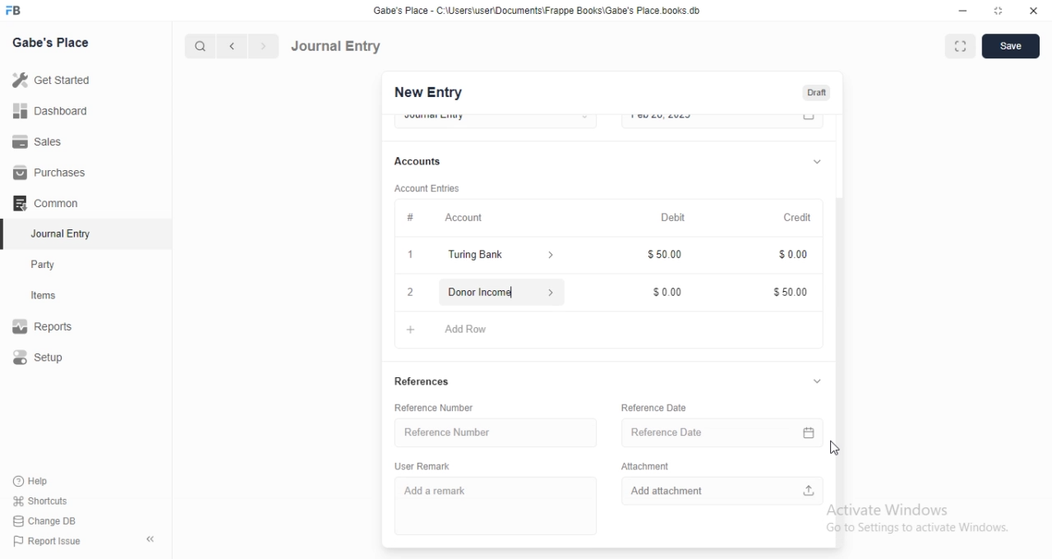 This screenshot has width=1052, height=559. What do you see at coordinates (427, 465) in the screenshot?
I see `User Remark` at bounding box center [427, 465].